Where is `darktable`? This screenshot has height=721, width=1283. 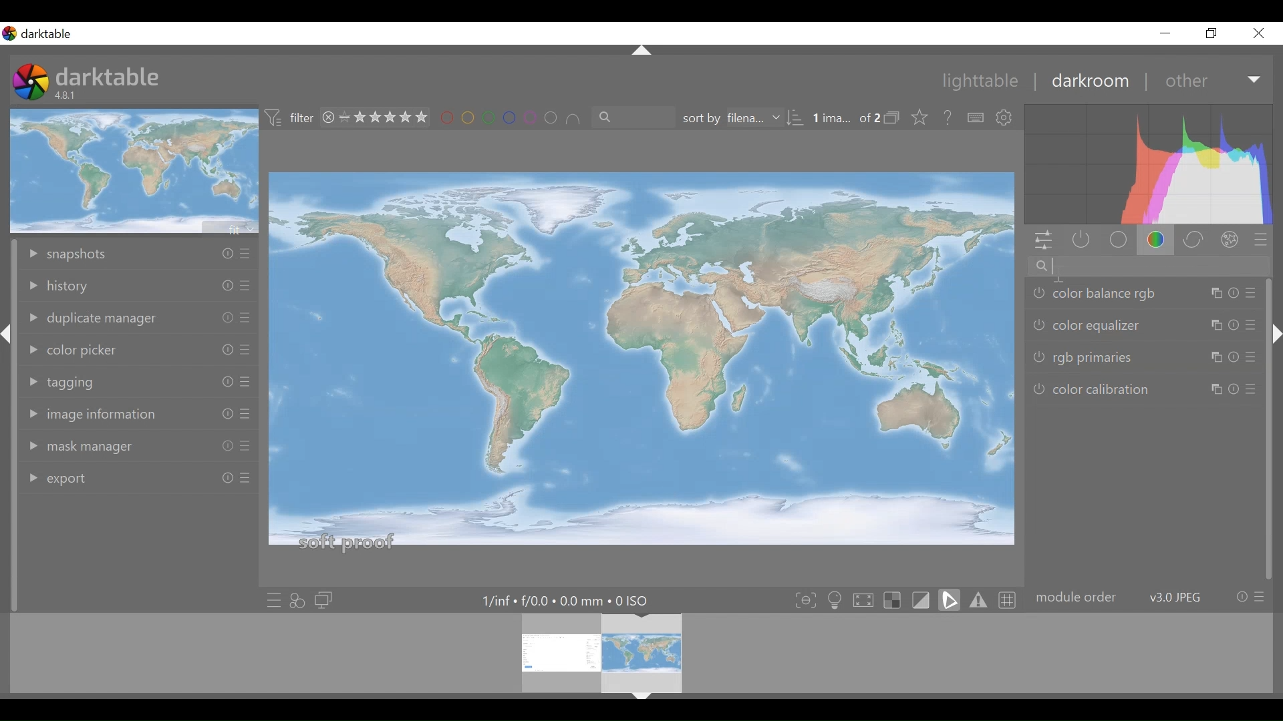
darktable is located at coordinates (108, 75).